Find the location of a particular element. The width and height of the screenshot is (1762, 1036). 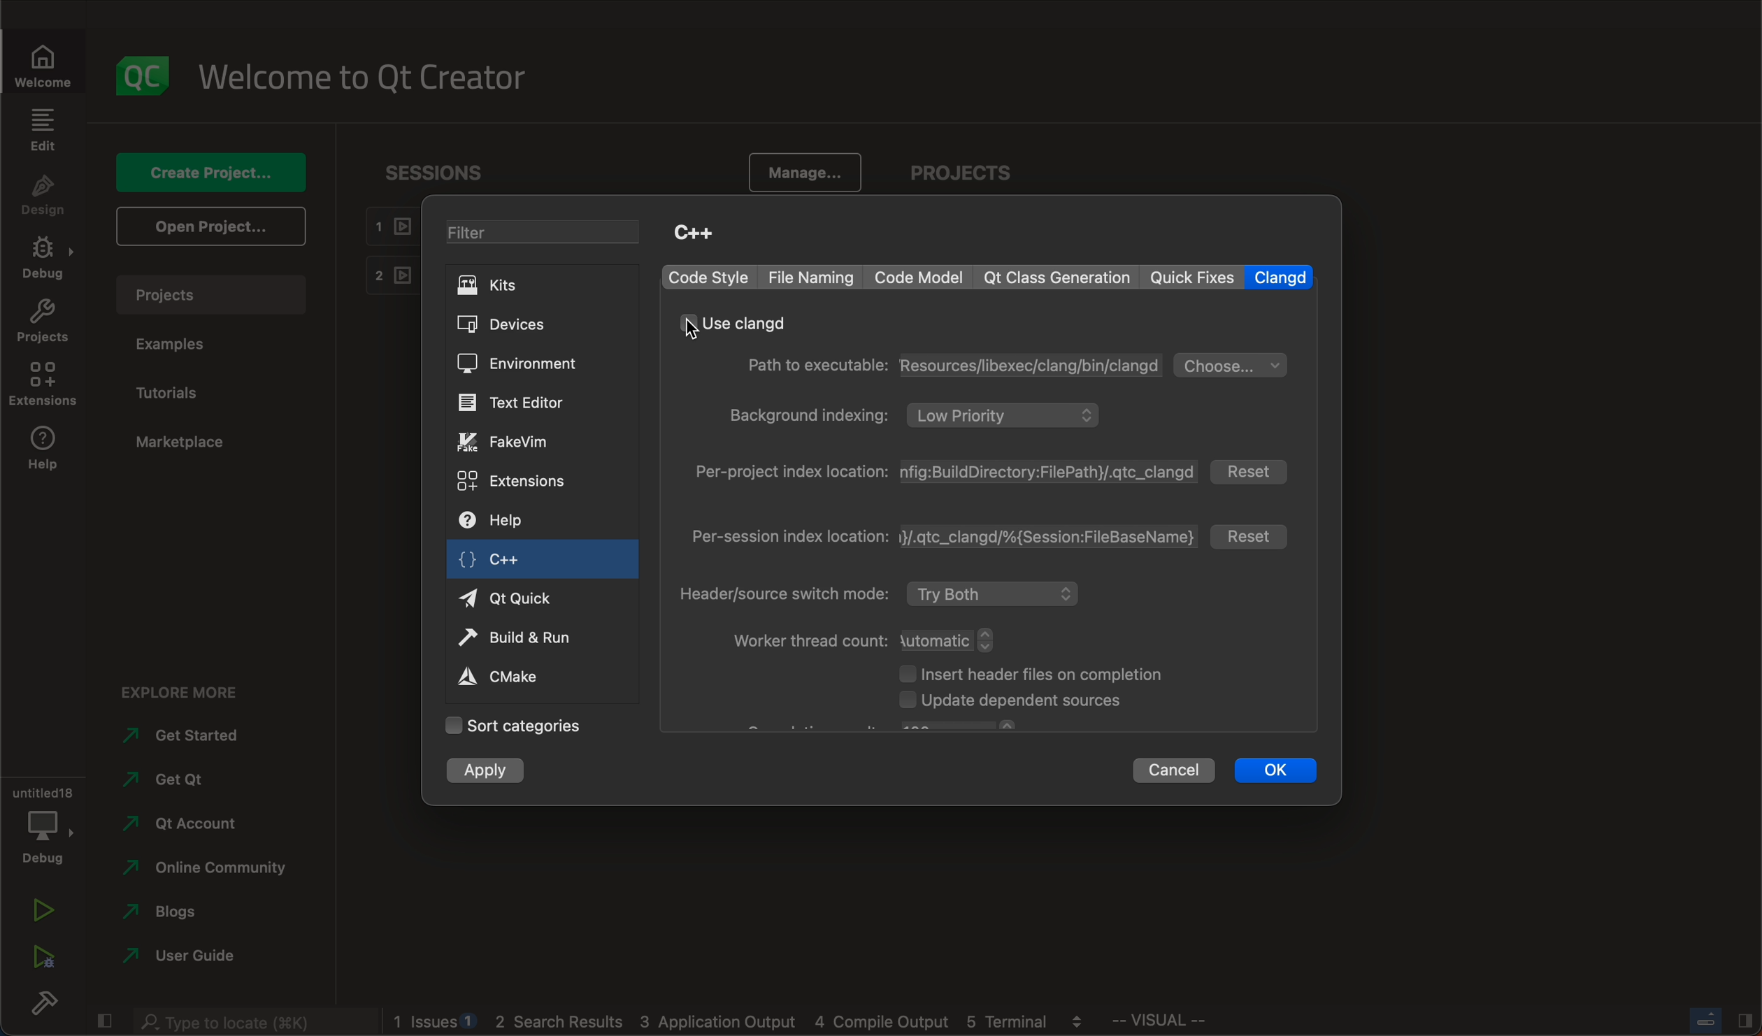

DEVICES is located at coordinates (524, 325).